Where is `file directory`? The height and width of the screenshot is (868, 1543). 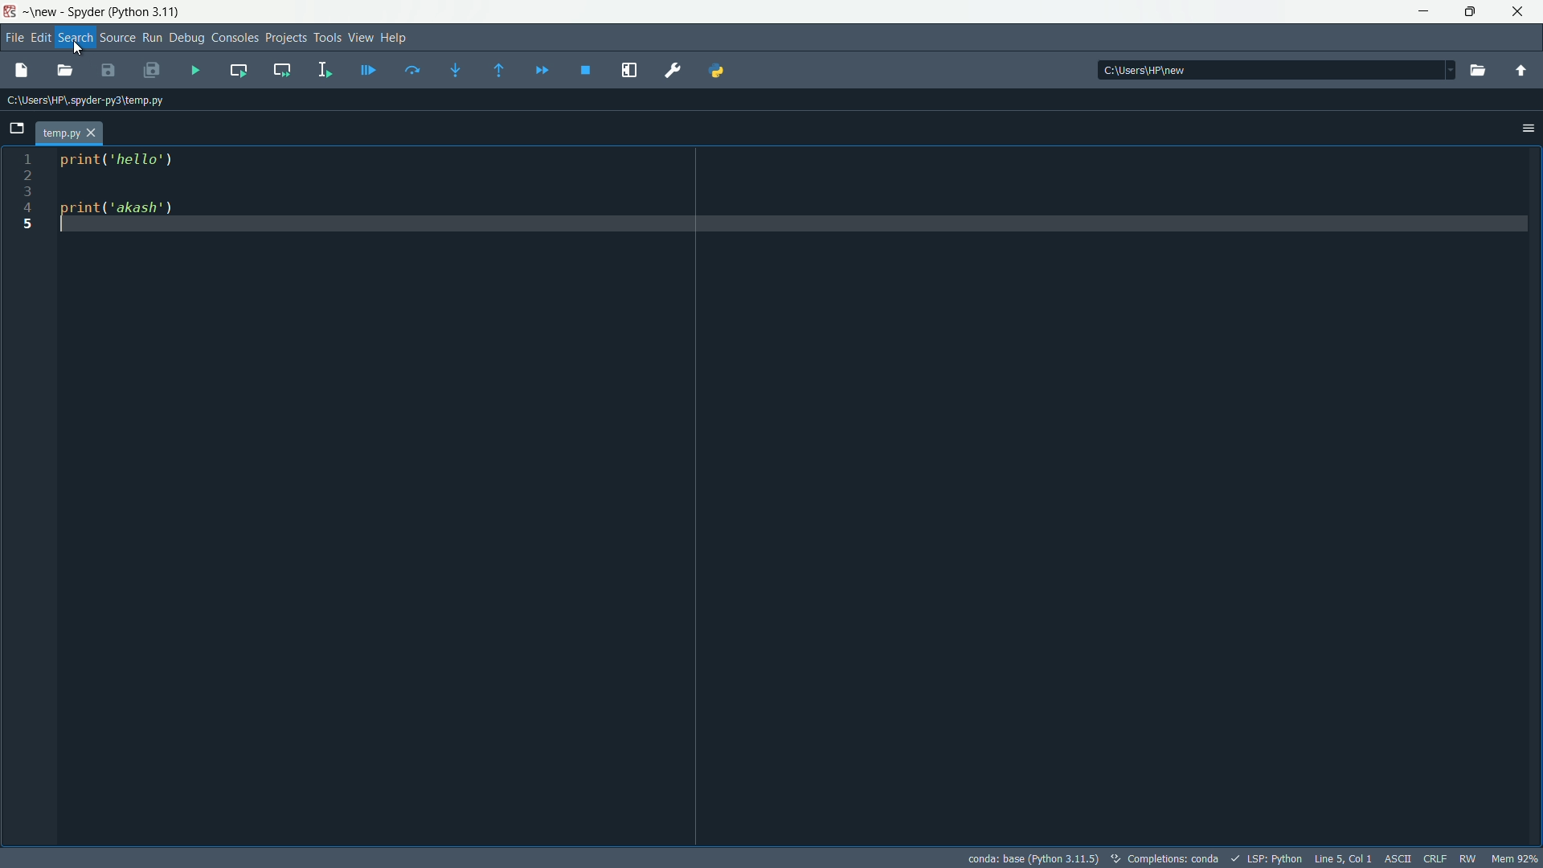 file directory is located at coordinates (92, 100).